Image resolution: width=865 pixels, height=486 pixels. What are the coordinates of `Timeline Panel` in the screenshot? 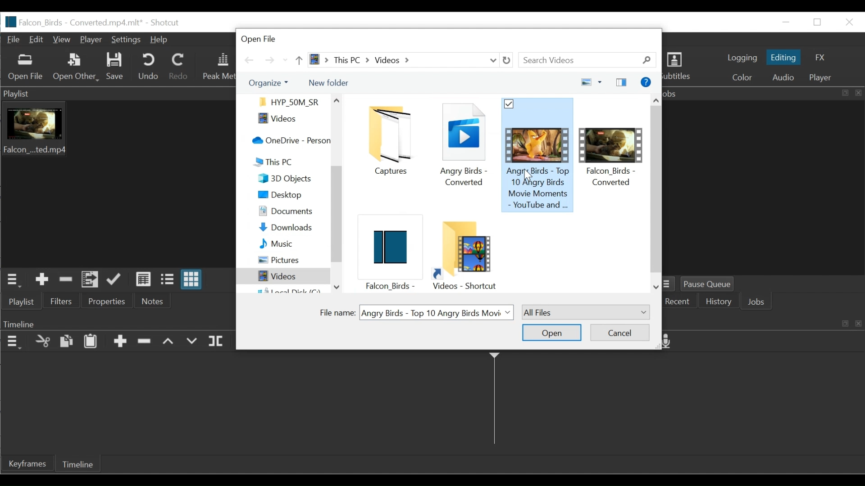 It's located at (116, 324).